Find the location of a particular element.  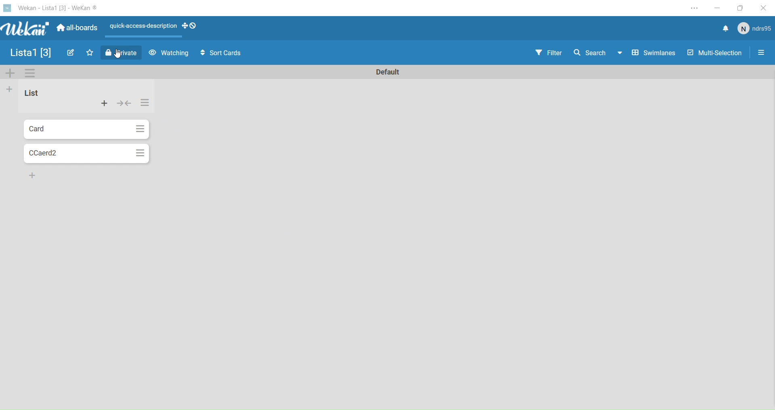

Wekan Logo is located at coordinates (23, 29).